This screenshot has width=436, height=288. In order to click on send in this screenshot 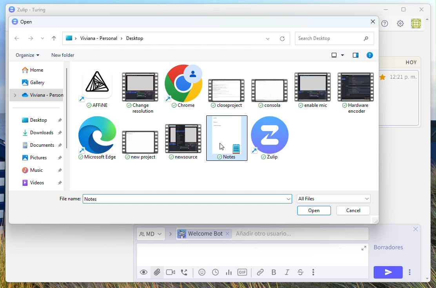, I will do `click(385, 272)`.